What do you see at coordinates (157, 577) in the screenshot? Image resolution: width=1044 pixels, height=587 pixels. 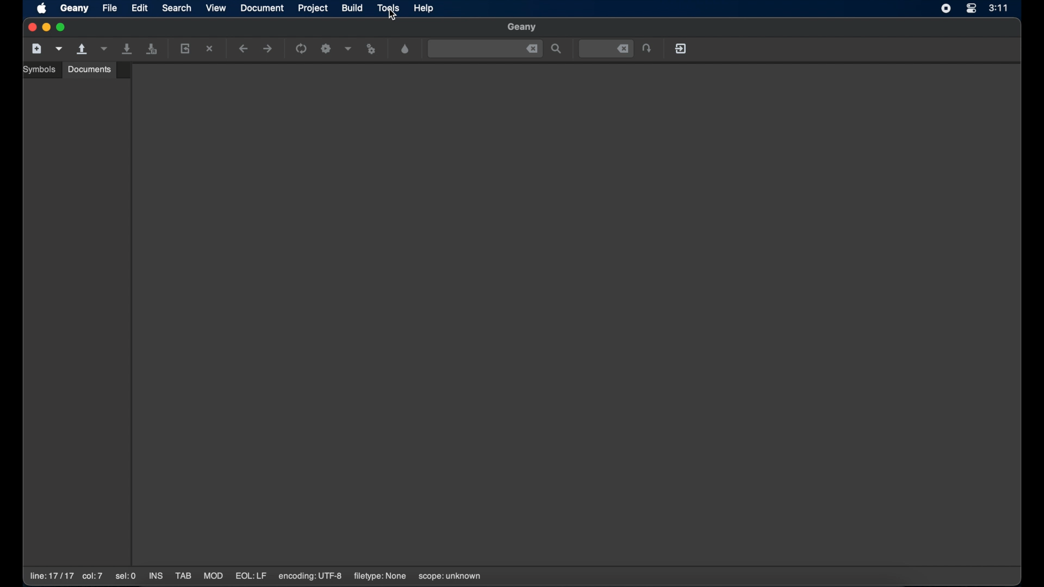 I see `INS` at bounding box center [157, 577].